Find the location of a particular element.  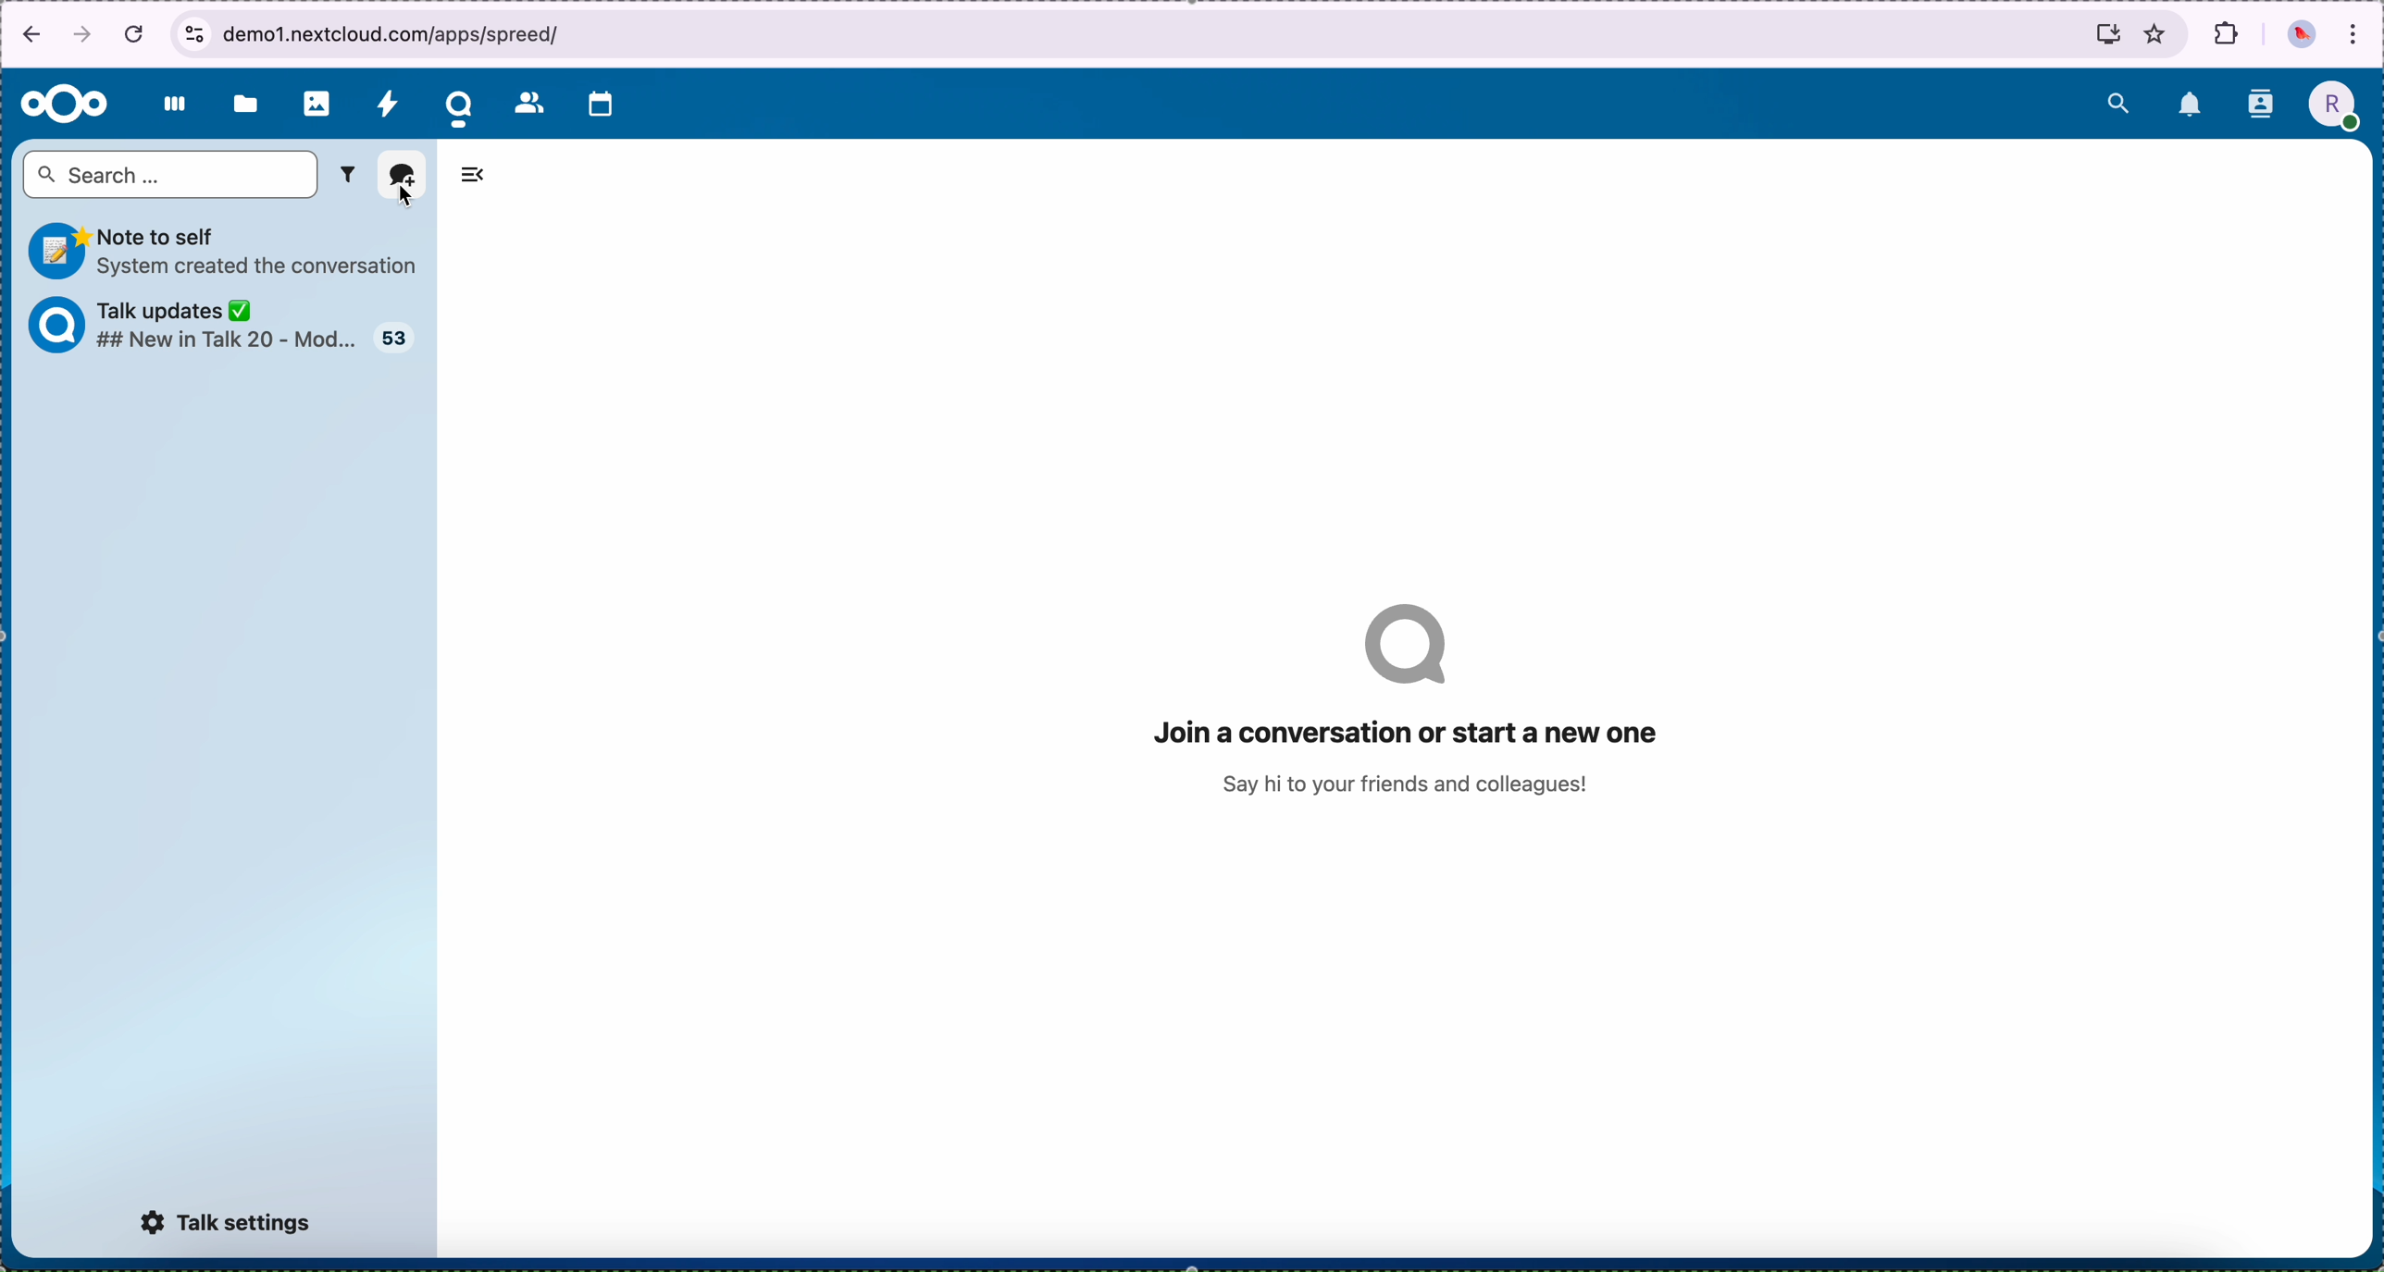

contacts is located at coordinates (526, 99).